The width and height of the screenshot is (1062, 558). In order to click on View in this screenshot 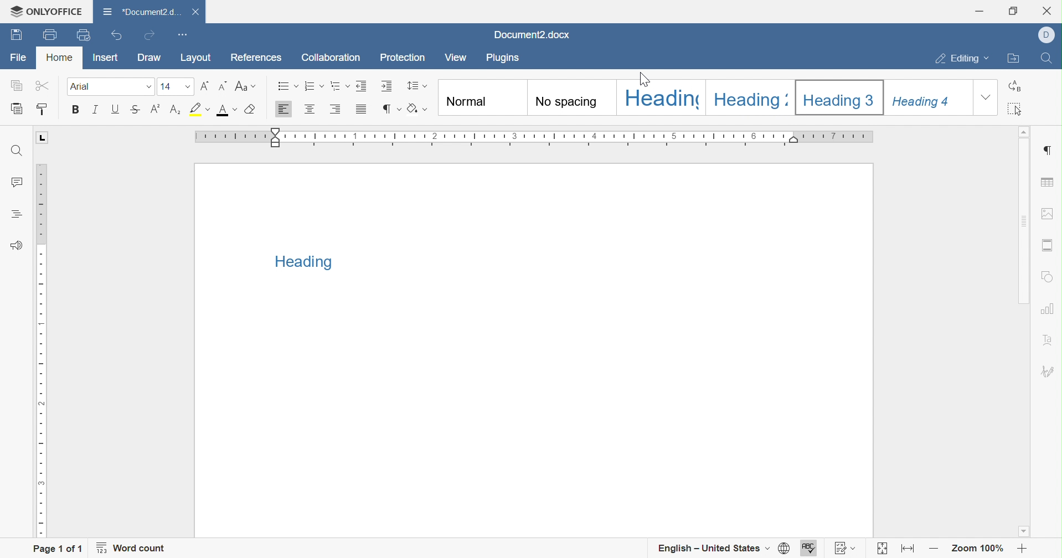, I will do `click(458, 56)`.